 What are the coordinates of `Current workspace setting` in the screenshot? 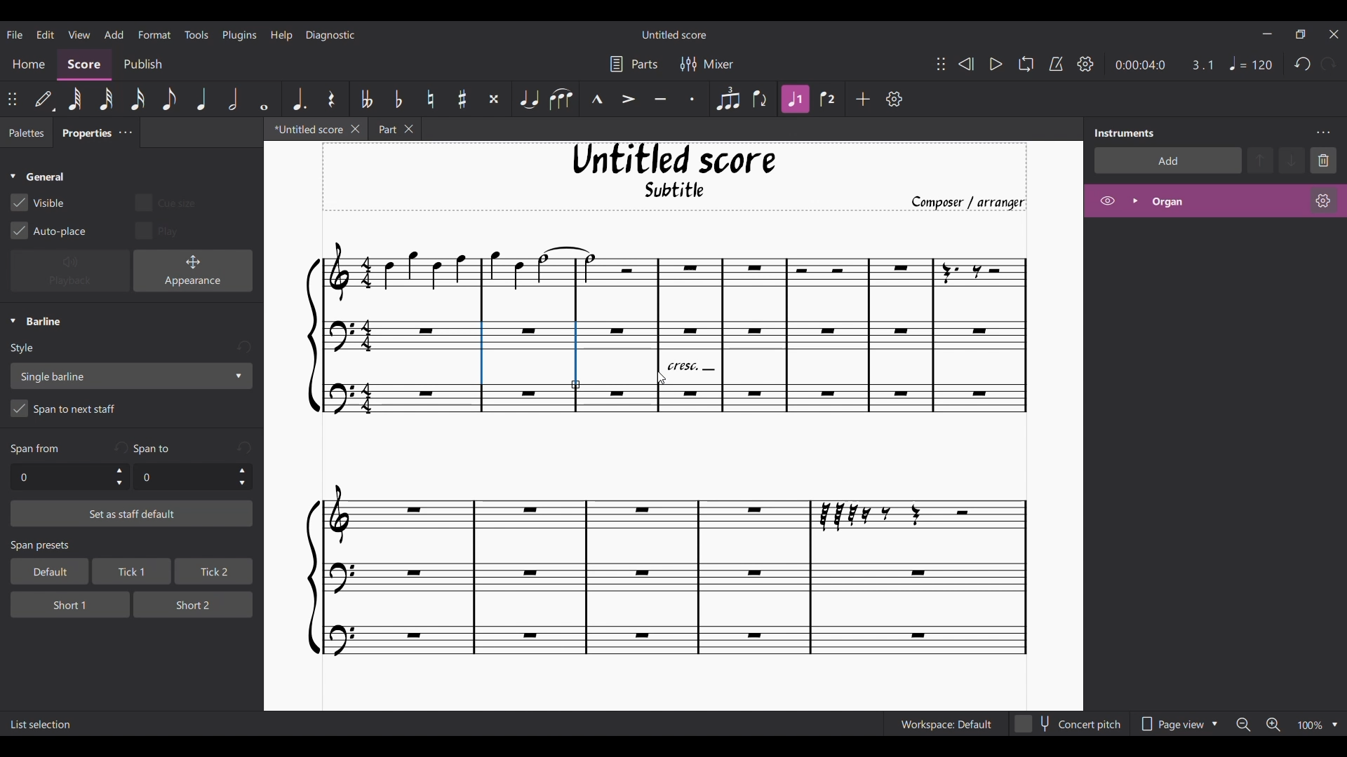 It's located at (946, 724).